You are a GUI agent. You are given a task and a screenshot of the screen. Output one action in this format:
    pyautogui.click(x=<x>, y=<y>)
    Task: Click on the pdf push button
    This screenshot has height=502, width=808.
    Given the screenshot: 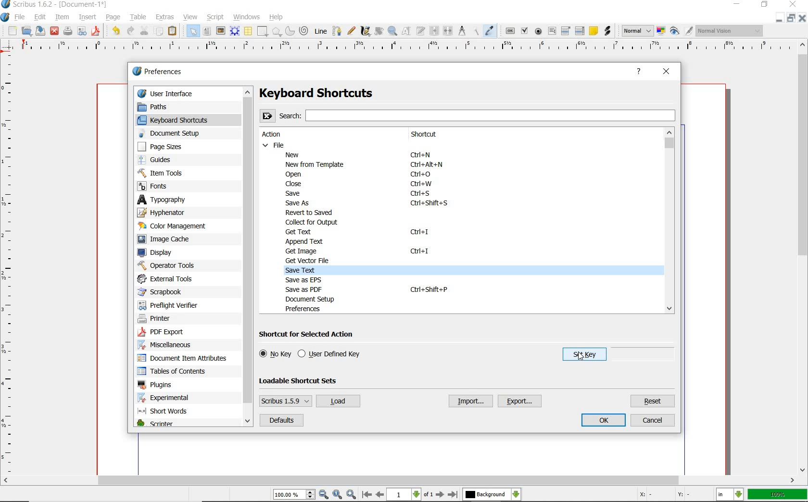 What is the action you would take?
    pyautogui.click(x=510, y=31)
    